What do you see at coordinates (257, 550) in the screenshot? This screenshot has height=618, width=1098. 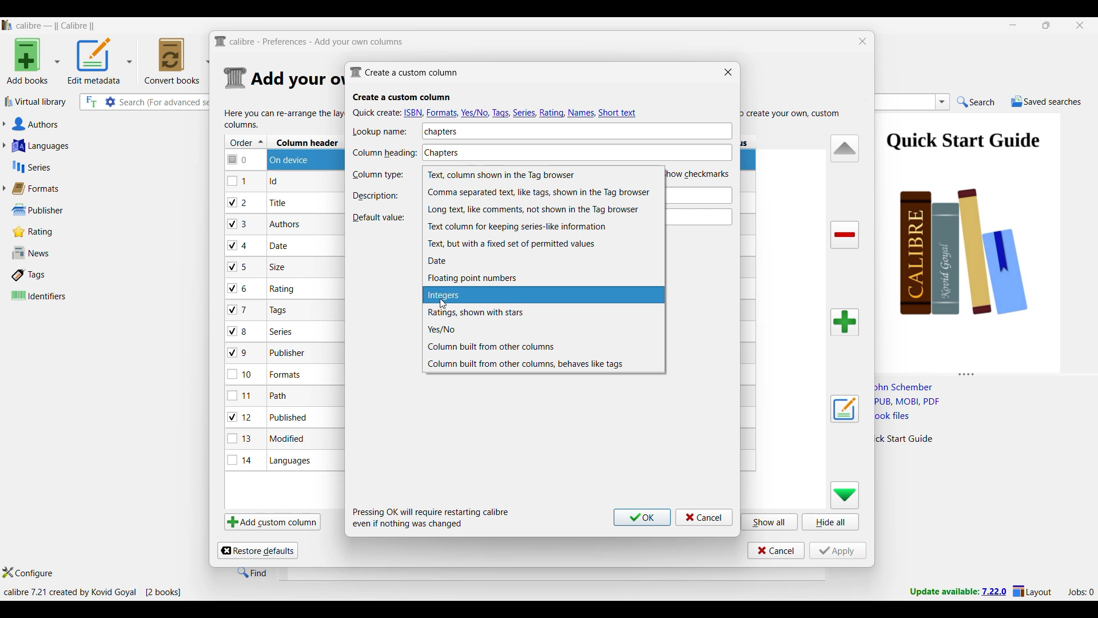 I see `Restore defaults` at bounding box center [257, 550].